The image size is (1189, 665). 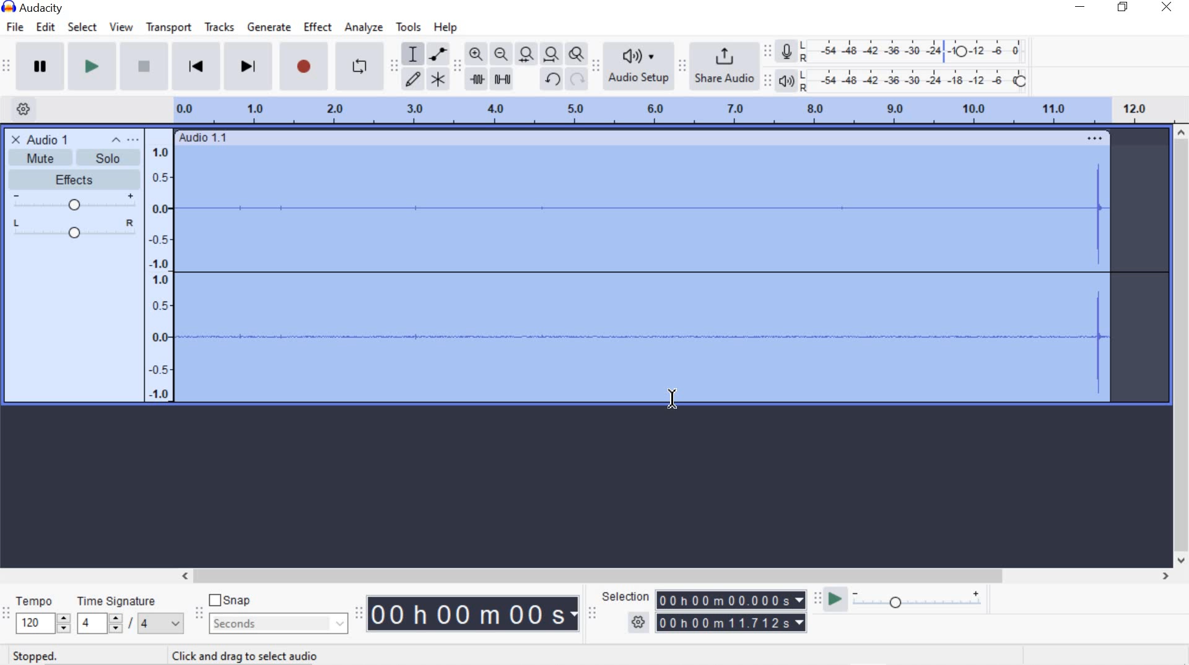 I want to click on Audio 1.1, so click(x=643, y=134).